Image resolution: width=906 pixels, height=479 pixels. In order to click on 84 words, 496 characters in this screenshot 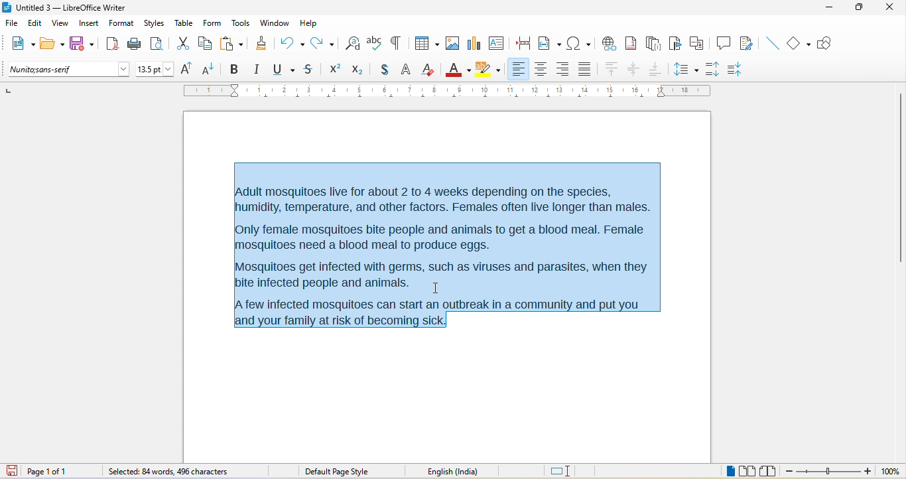, I will do `click(166, 472)`.